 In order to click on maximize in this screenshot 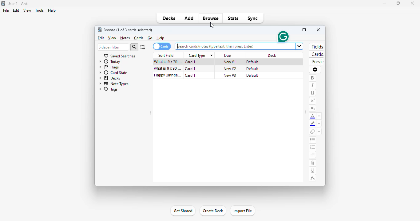, I will do `click(304, 30)`.